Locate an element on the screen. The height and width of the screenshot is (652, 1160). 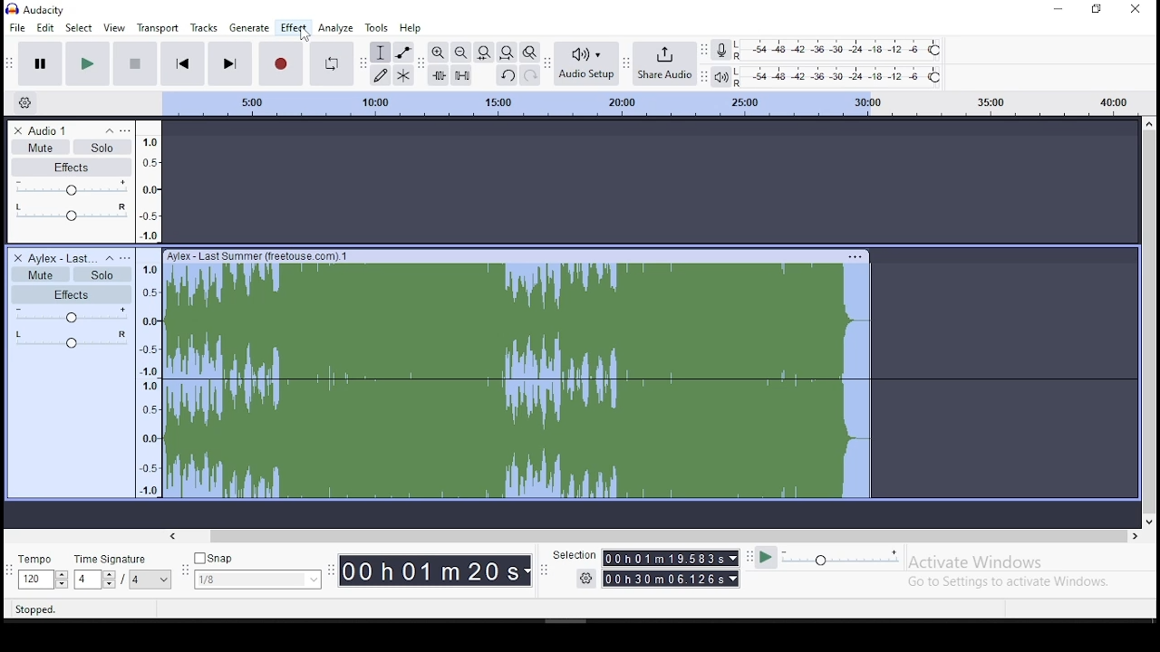
volume is located at coordinates (70, 315).